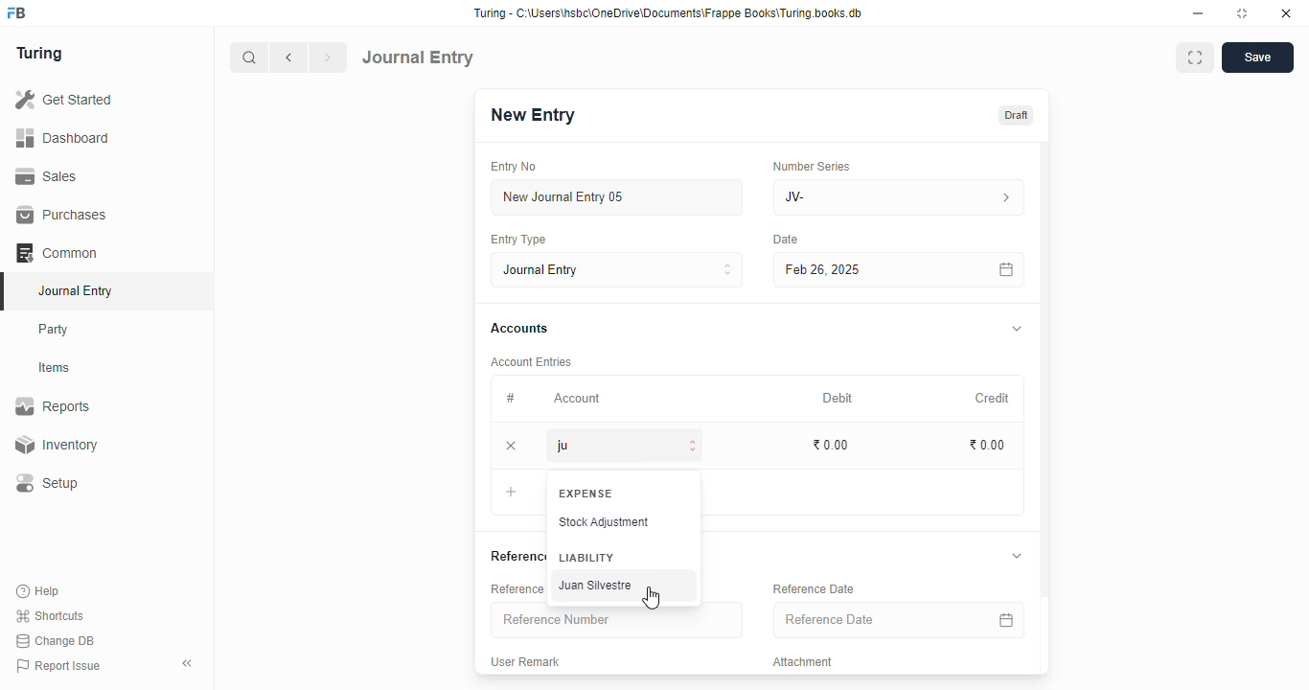 This screenshot has height=690, width=1309. I want to click on calendar icon, so click(1003, 619).